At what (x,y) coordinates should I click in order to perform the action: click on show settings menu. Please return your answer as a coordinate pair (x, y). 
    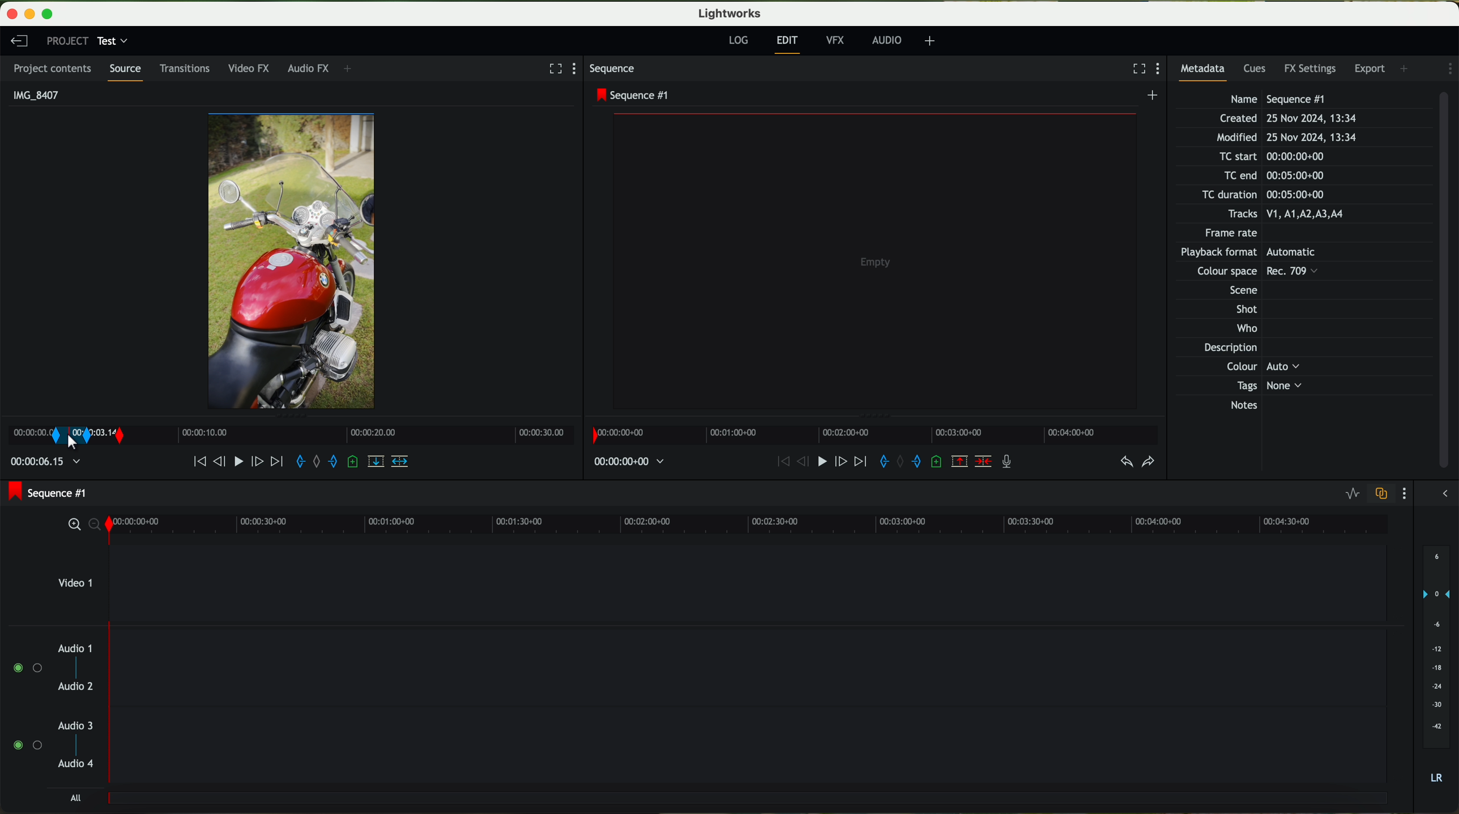
    Looking at the image, I should click on (1448, 68).